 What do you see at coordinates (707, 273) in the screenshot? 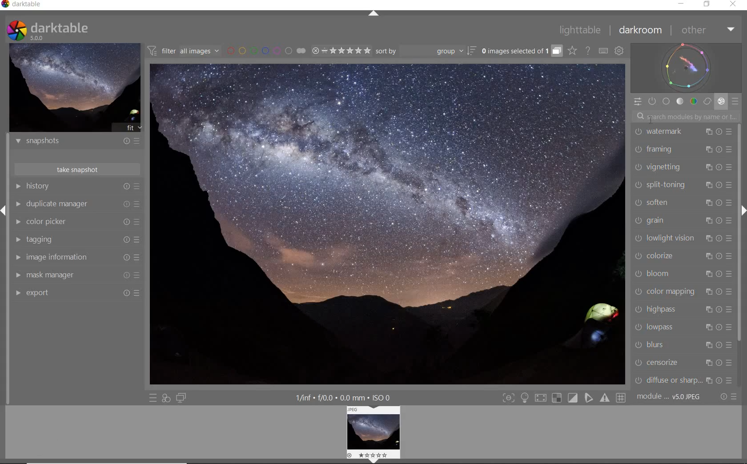
I see `multiple instance actions` at bounding box center [707, 273].